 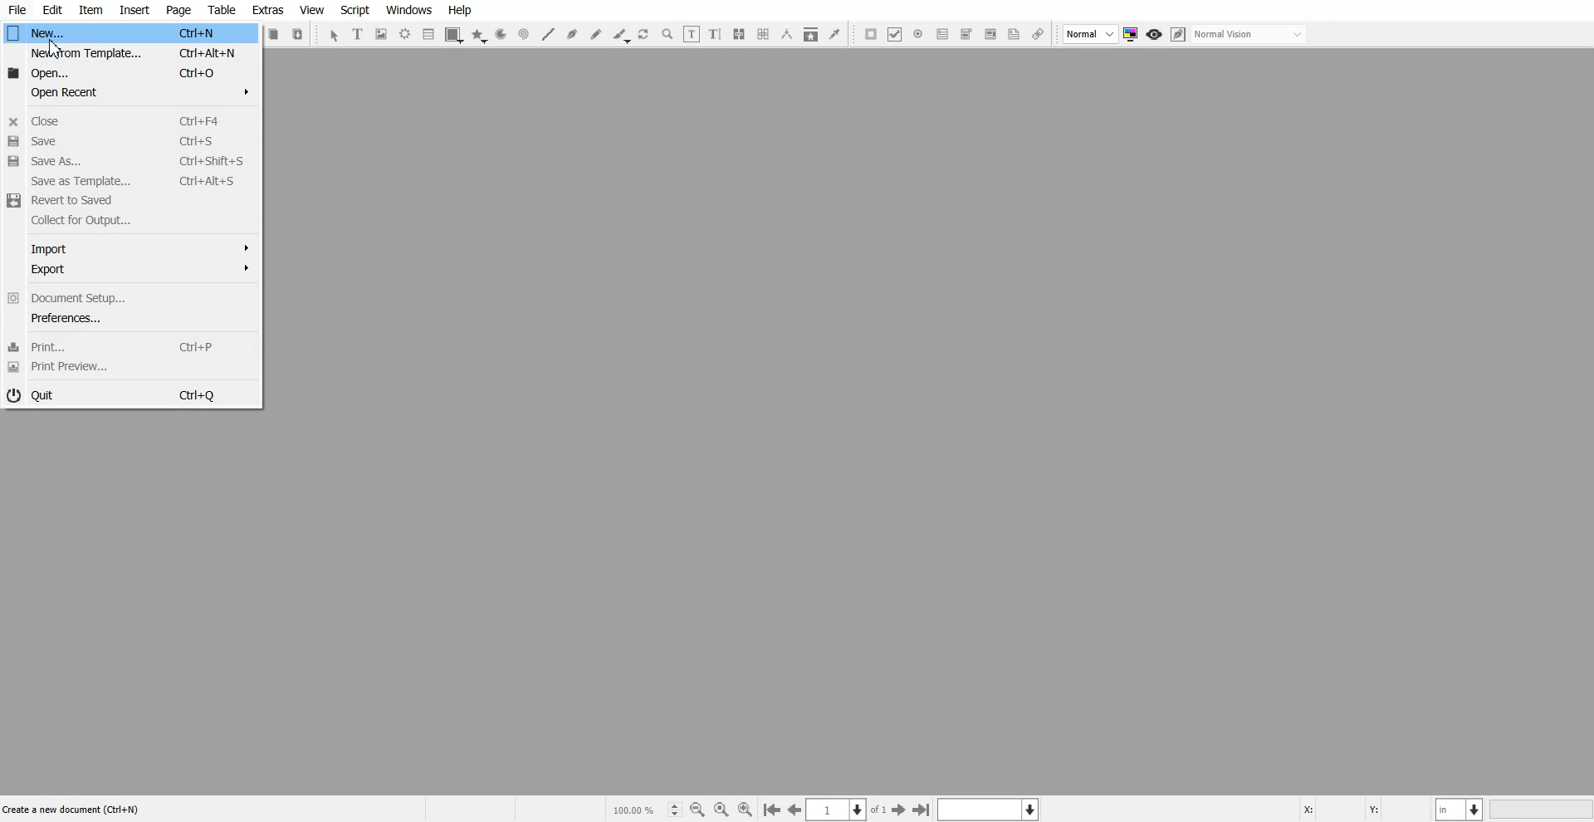 What do you see at coordinates (1014, 35) in the screenshot?
I see `Text Annotation` at bounding box center [1014, 35].